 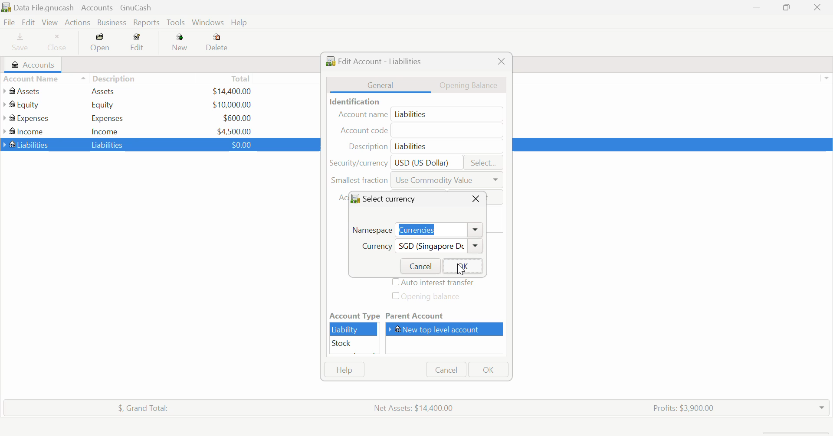 I want to click on Currency: SGD (Singapore Dollar), so click(x=418, y=247).